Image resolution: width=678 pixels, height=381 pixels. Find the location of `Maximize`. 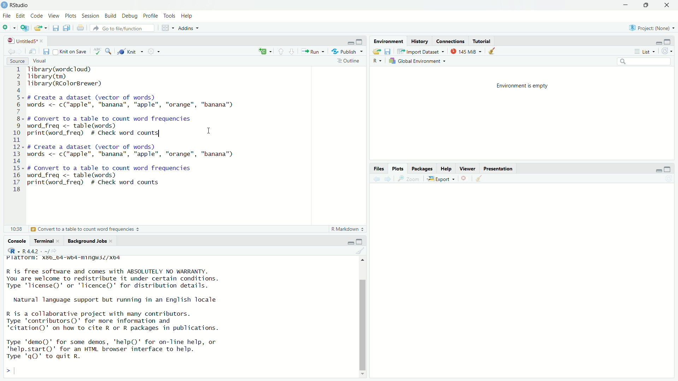

Maximize is located at coordinates (361, 42).